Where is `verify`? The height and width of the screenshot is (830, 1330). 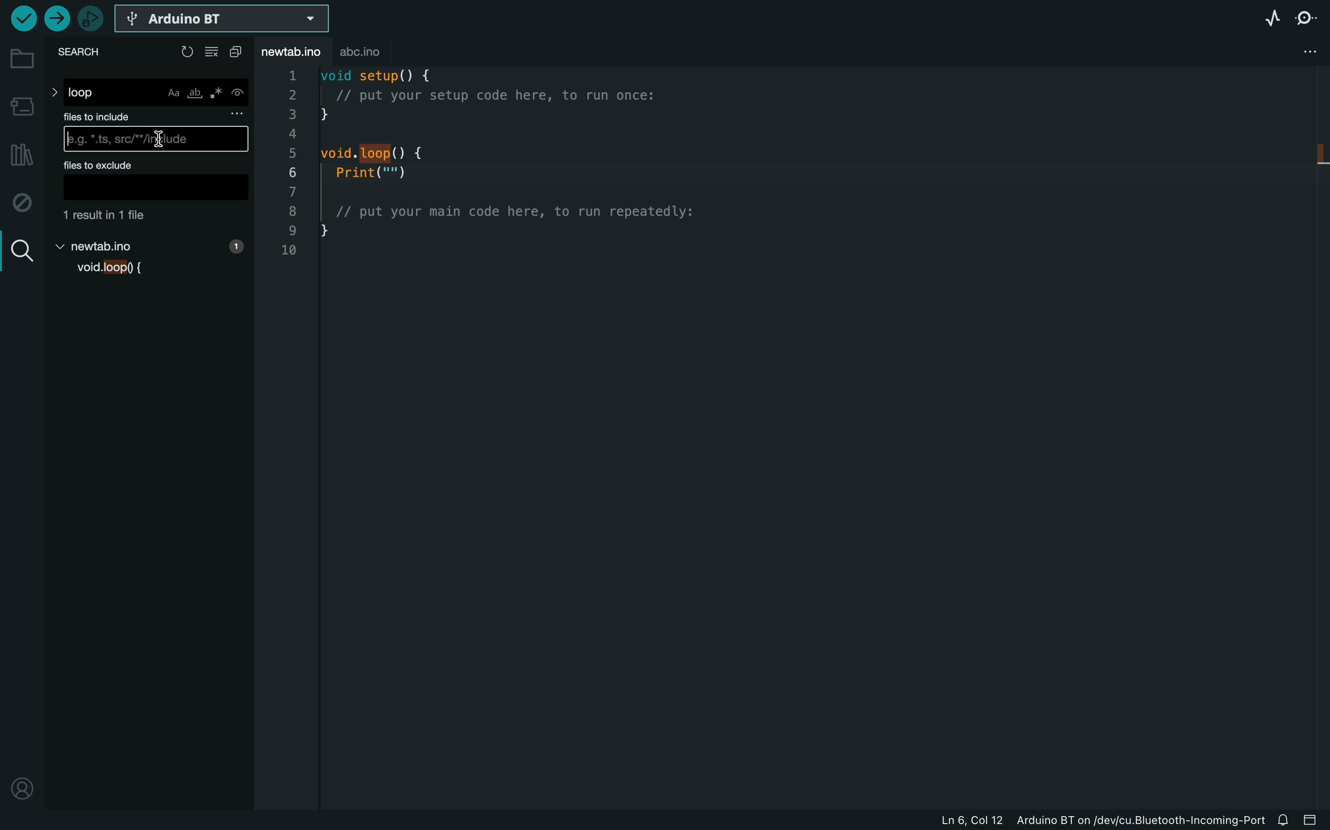 verify is located at coordinates (20, 19).